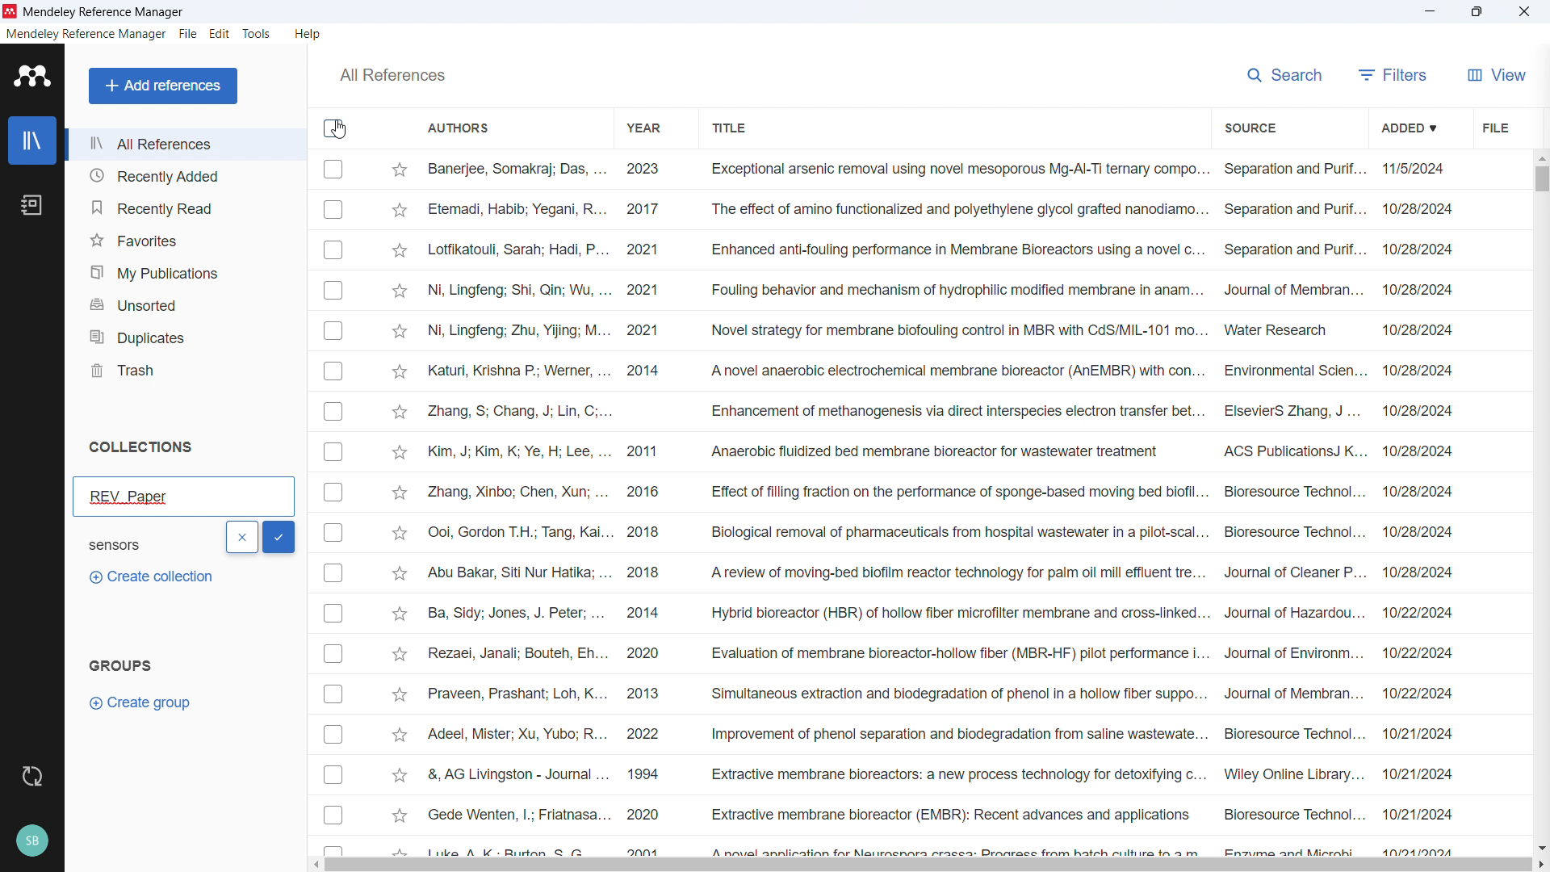 The height and width of the screenshot is (872, 1550). What do you see at coordinates (119, 664) in the screenshot?
I see `Groups ` at bounding box center [119, 664].